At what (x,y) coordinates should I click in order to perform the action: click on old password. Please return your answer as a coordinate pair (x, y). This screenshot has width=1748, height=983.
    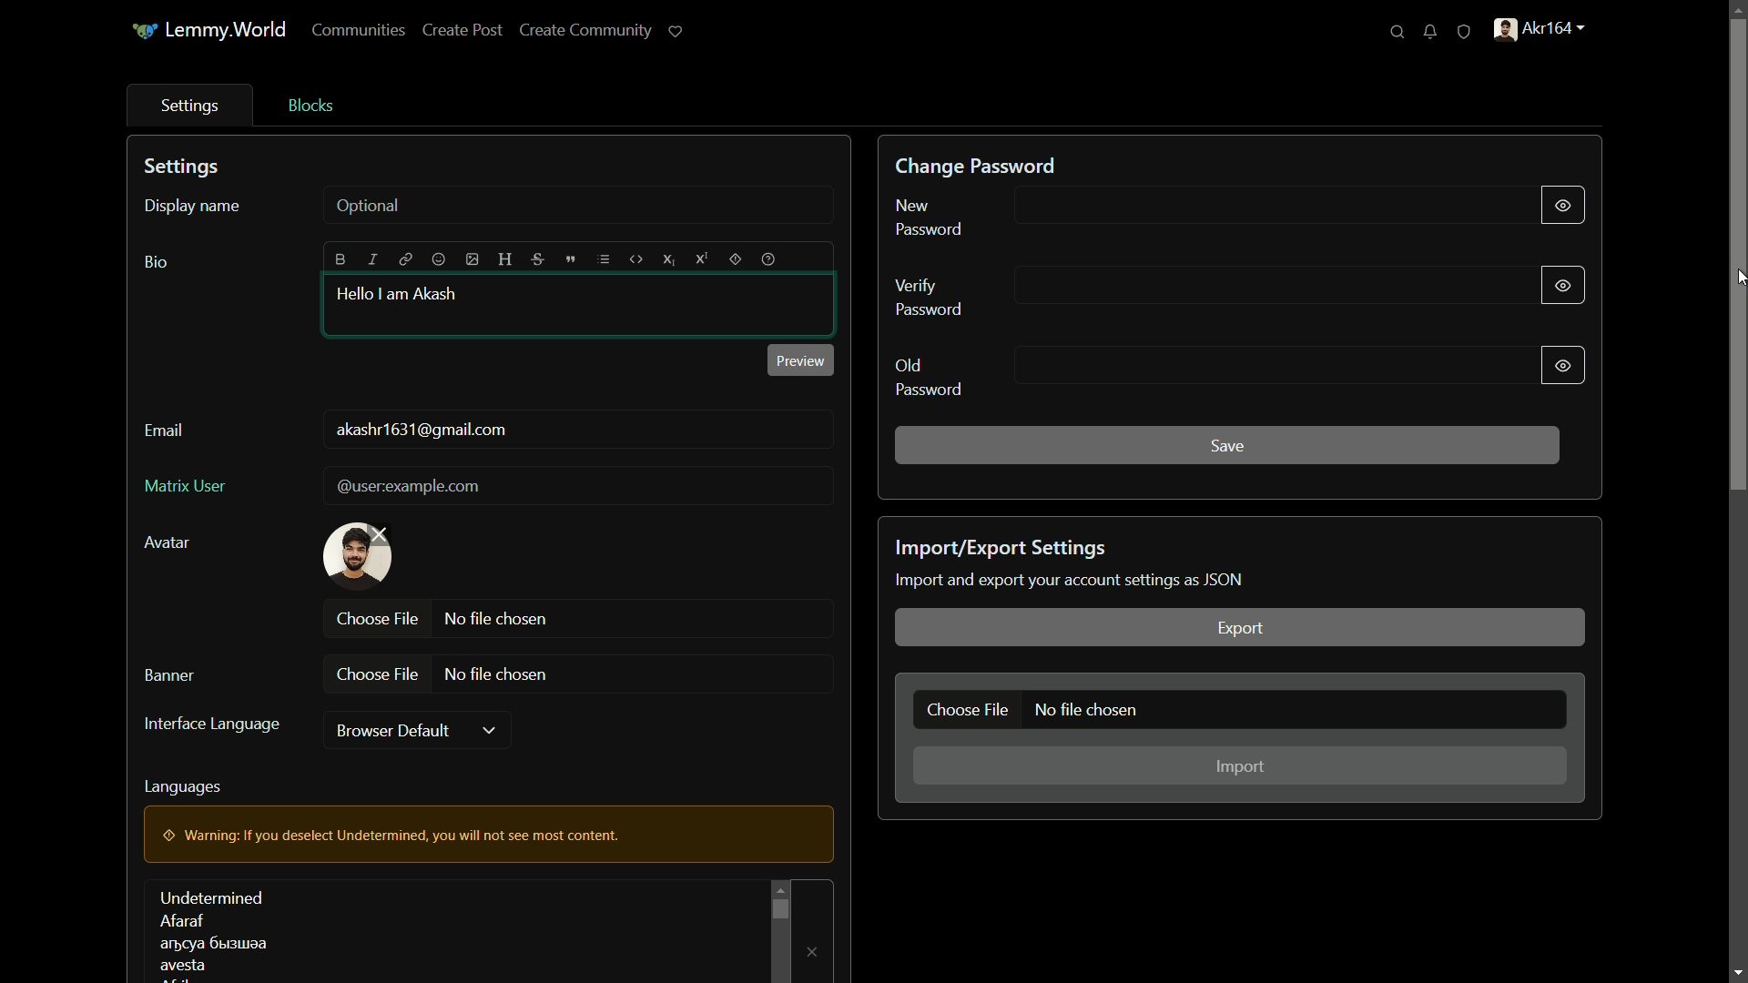
    Looking at the image, I should click on (928, 378).